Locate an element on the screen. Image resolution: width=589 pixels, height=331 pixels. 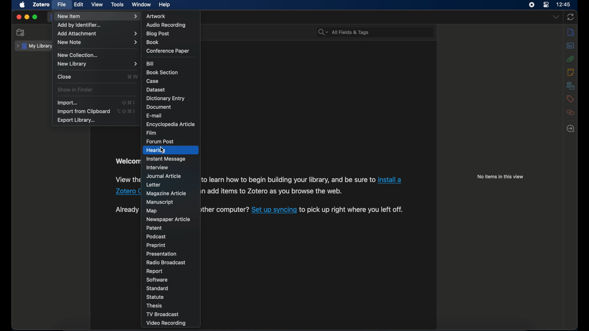
new item is located at coordinates (97, 16).